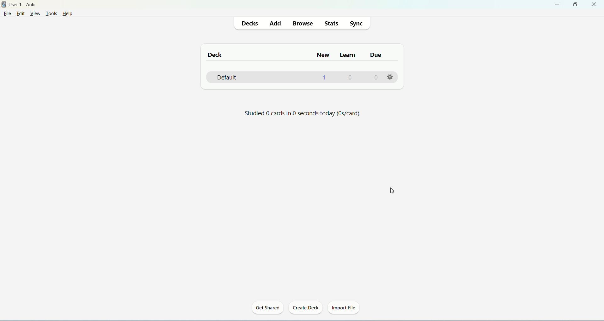 The height and width of the screenshot is (321, 604). Describe the element at coordinates (344, 309) in the screenshot. I see `import file` at that location.